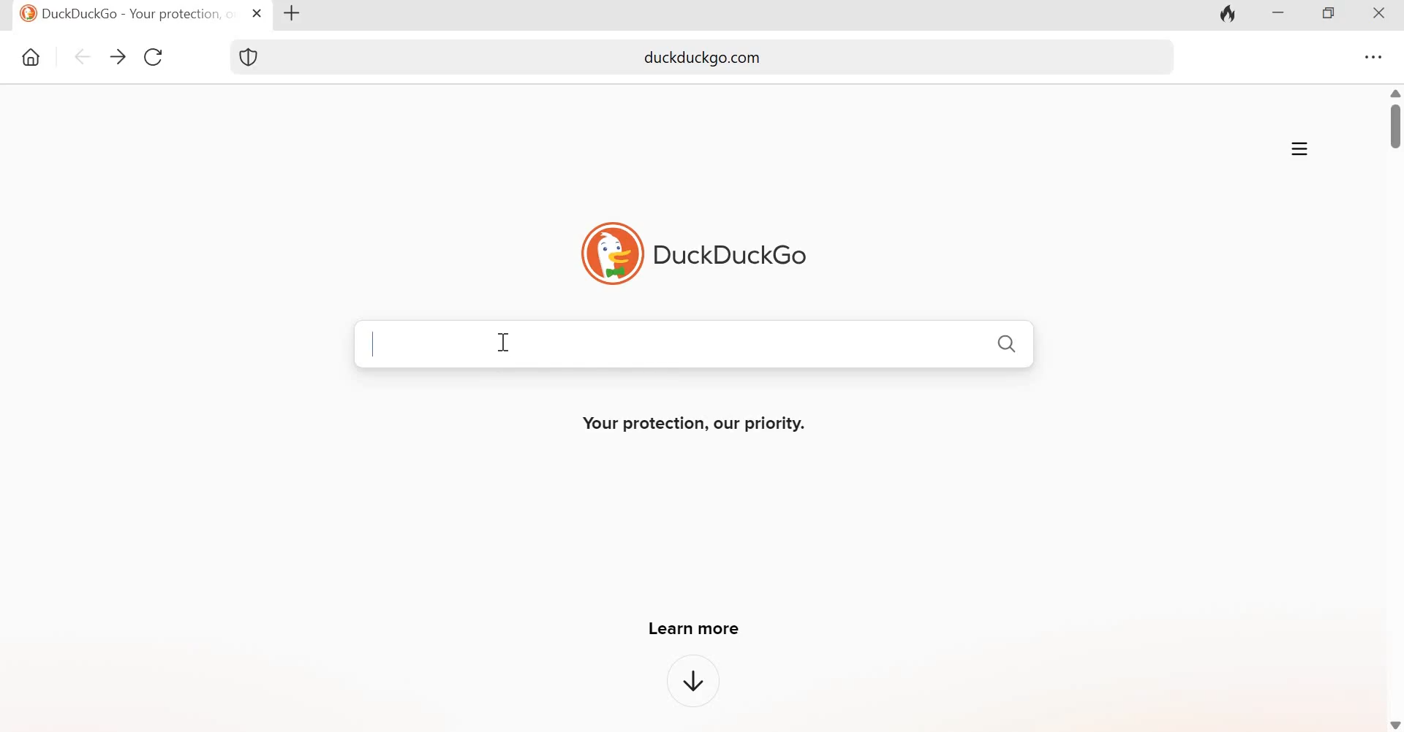  I want to click on Your protection, our priority. , so click(703, 426).